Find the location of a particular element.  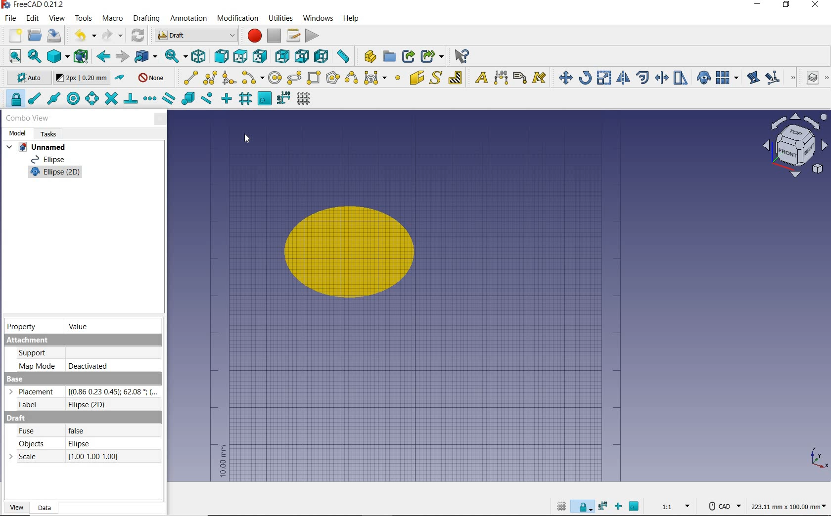

 is located at coordinates (293, 36).